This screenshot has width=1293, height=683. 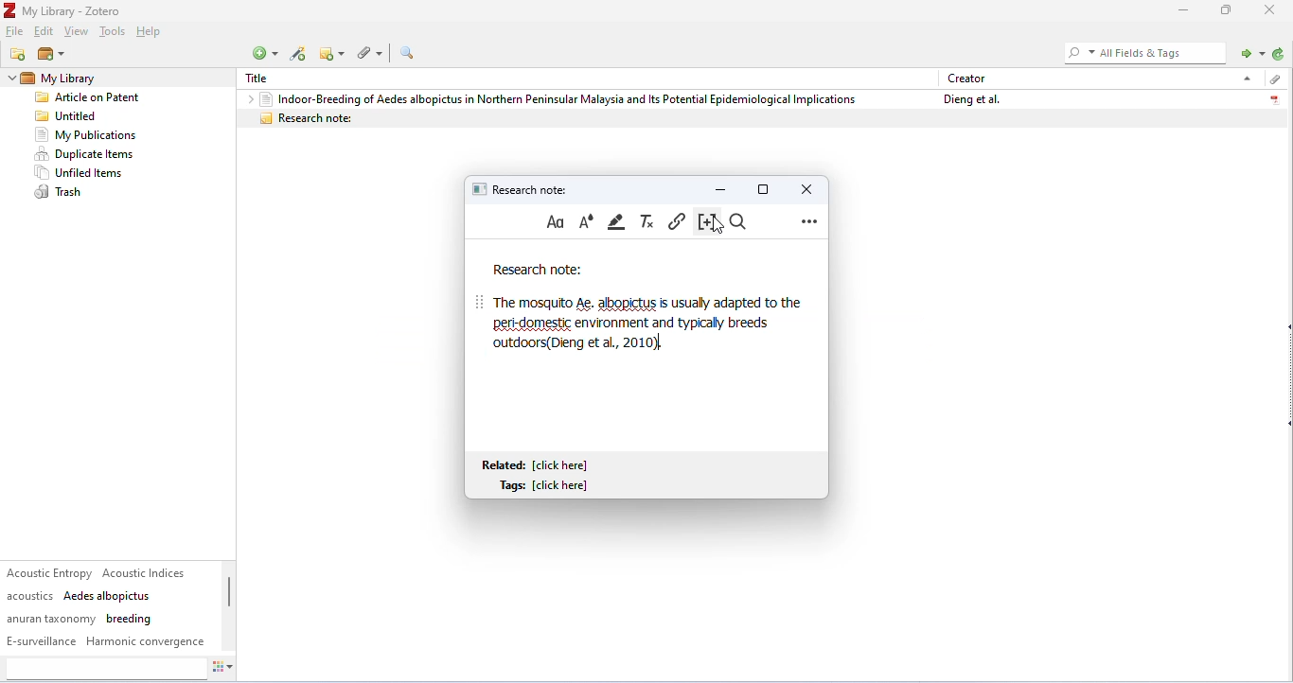 What do you see at coordinates (50, 55) in the screenshot?
I see `new library` at bounding box center [50, 55].